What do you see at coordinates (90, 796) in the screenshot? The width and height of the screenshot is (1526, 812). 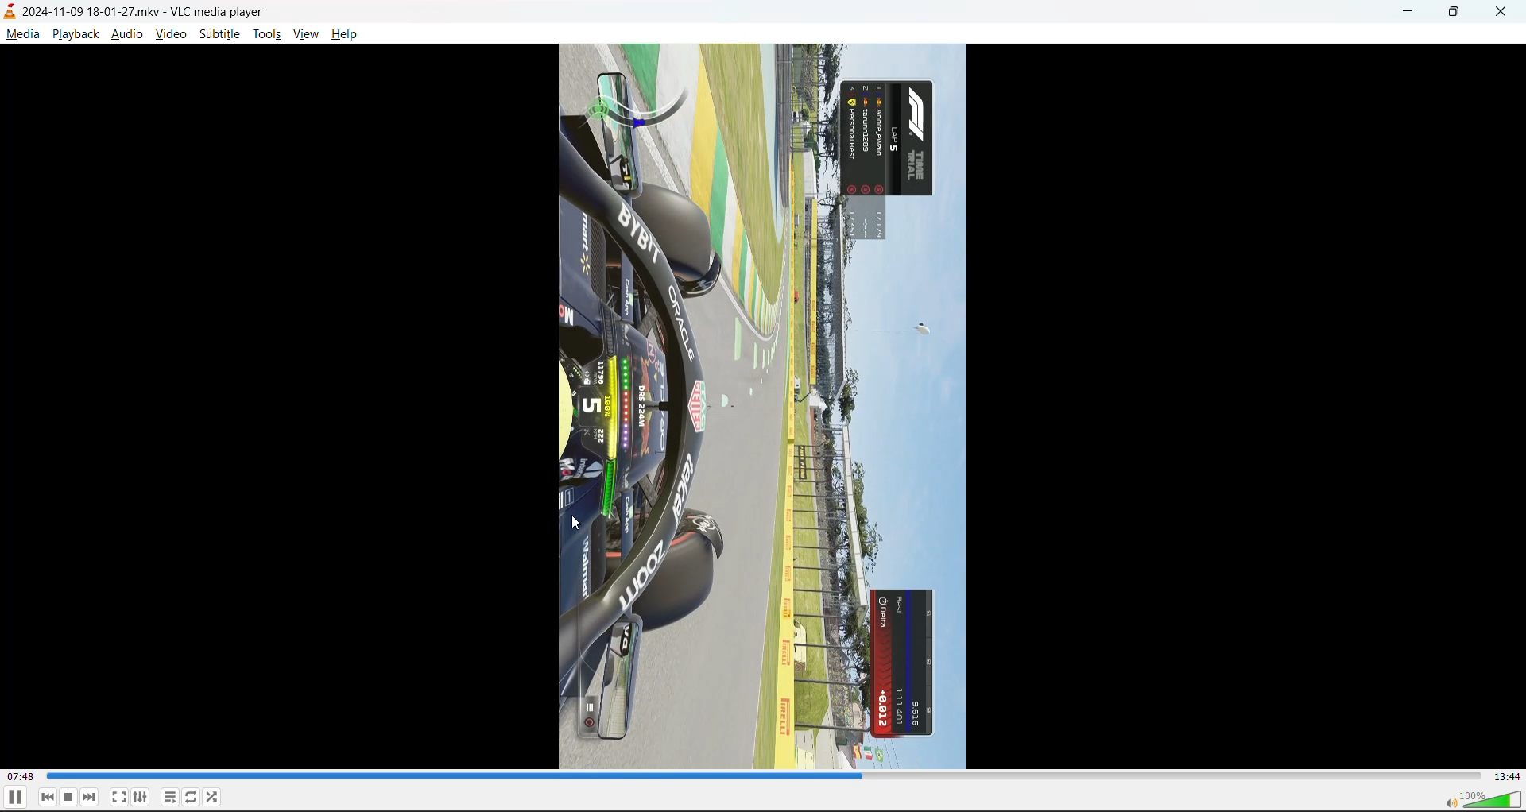 I see `next` at bounding box center [90, 796].